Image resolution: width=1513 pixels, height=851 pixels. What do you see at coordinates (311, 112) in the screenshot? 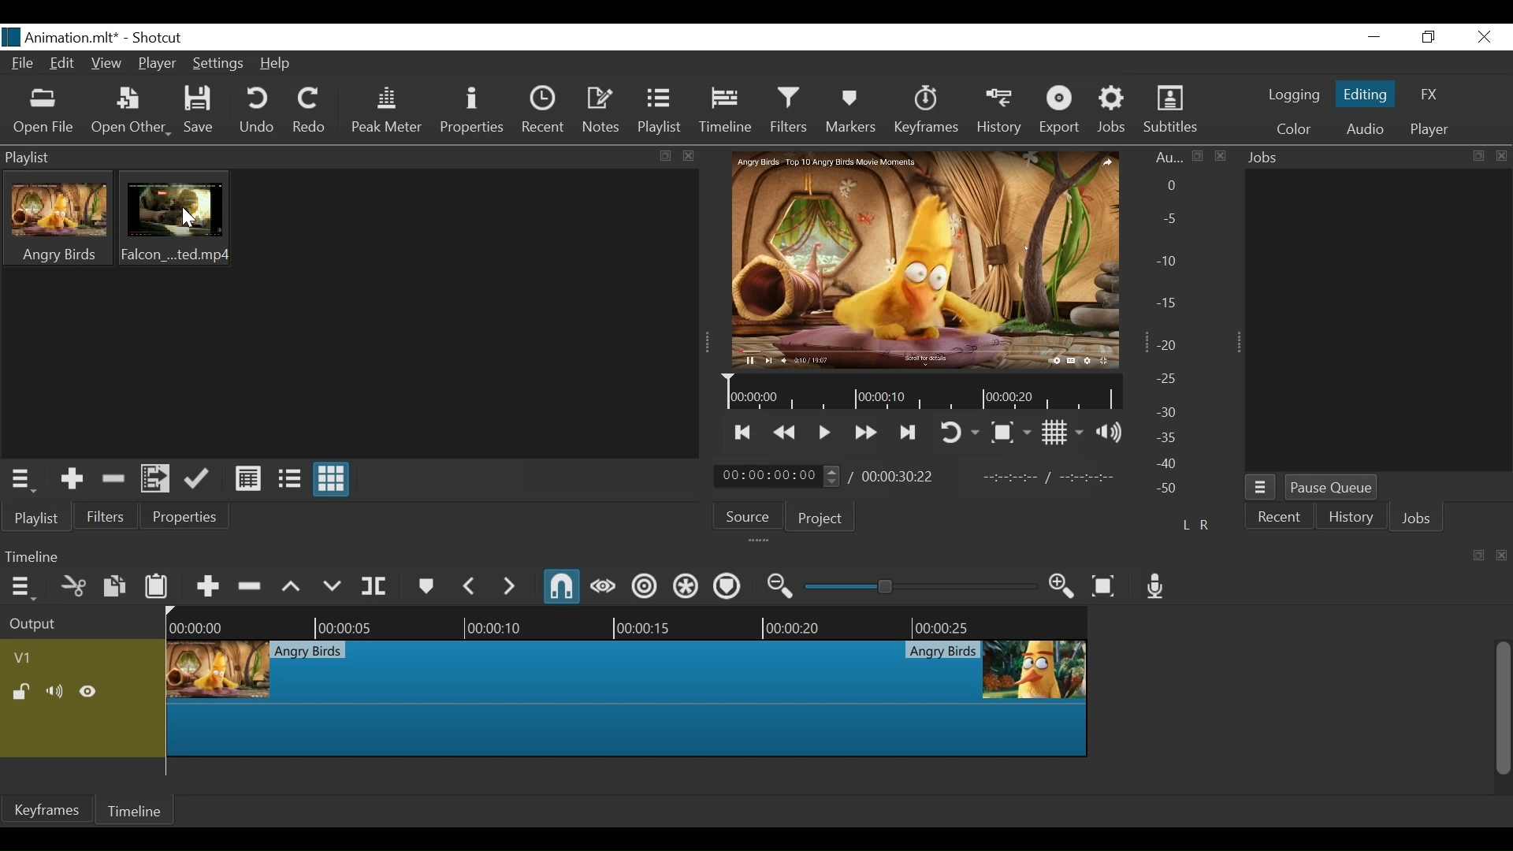
I see `Redo` at bounding box center [311, 112].